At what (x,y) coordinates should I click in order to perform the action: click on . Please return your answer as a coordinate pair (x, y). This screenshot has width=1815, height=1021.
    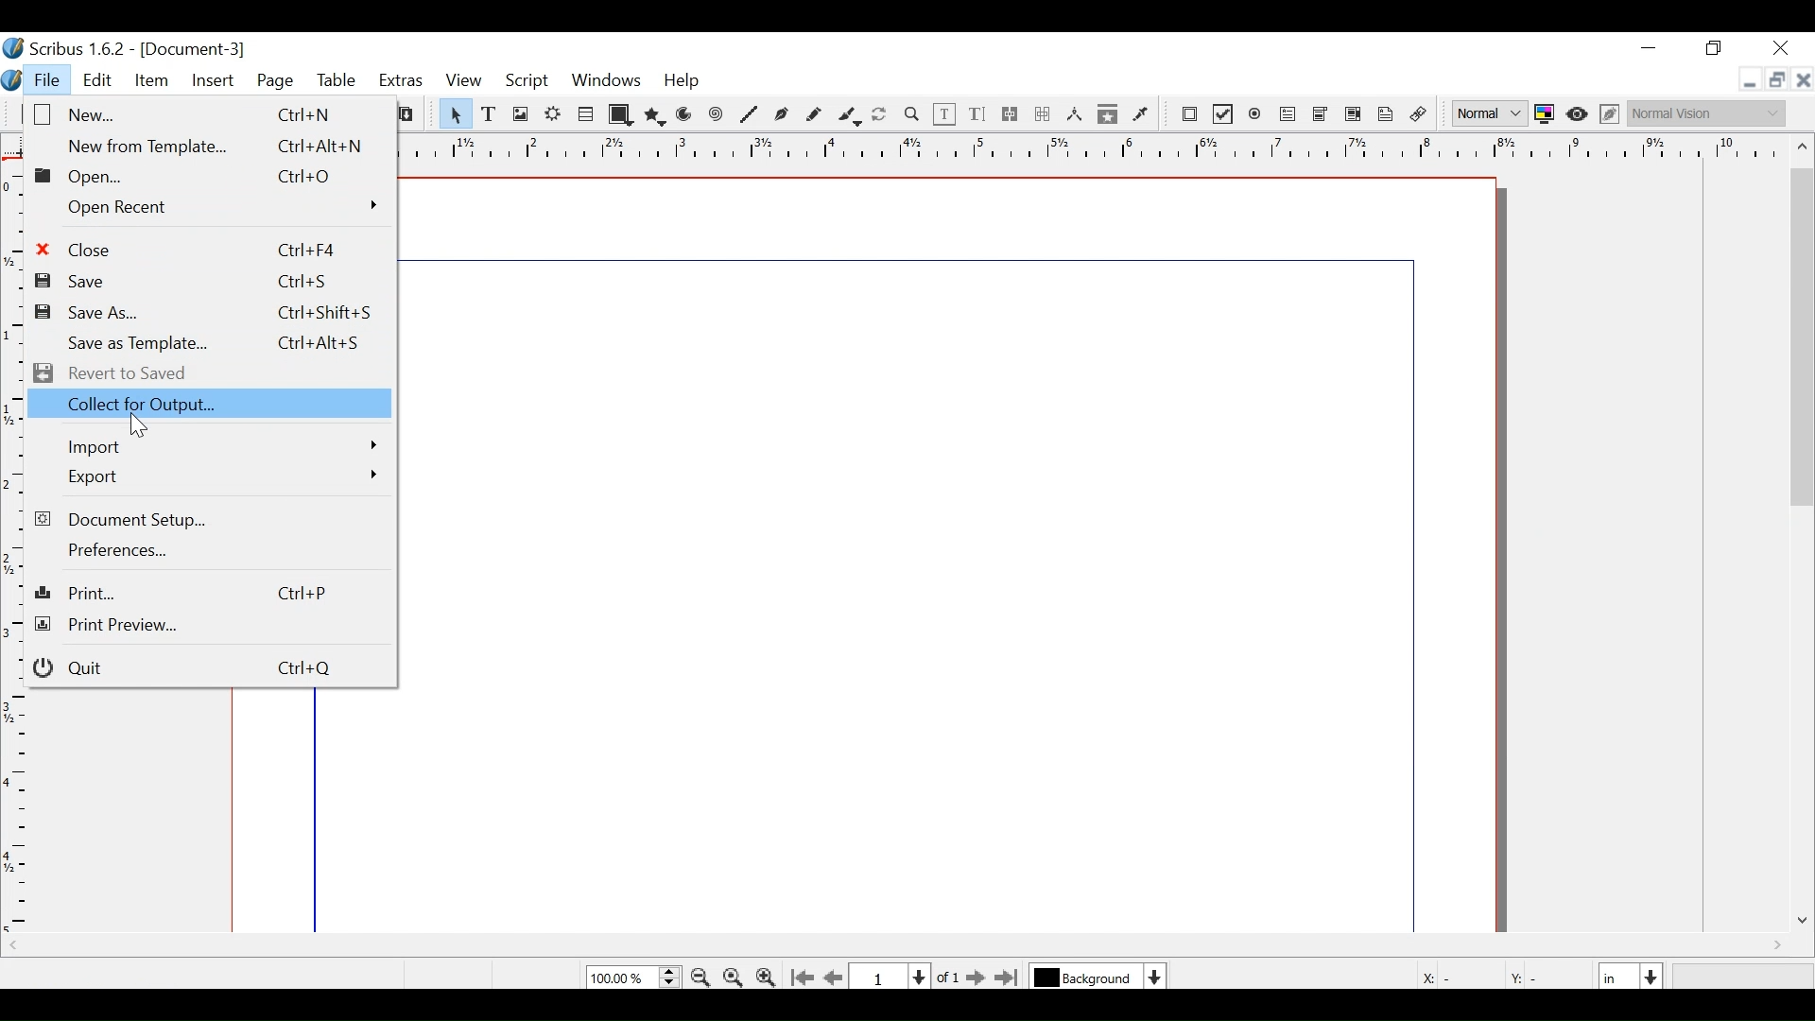
    Looking at the image, I should click on (1651, 974).